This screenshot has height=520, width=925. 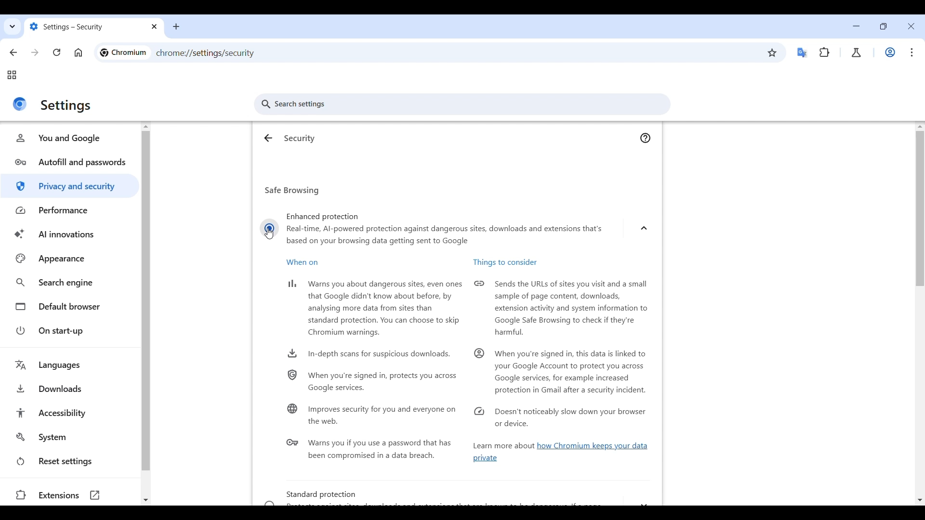 I want to click on Quick slide to bottom, so click(x=919, y=501).